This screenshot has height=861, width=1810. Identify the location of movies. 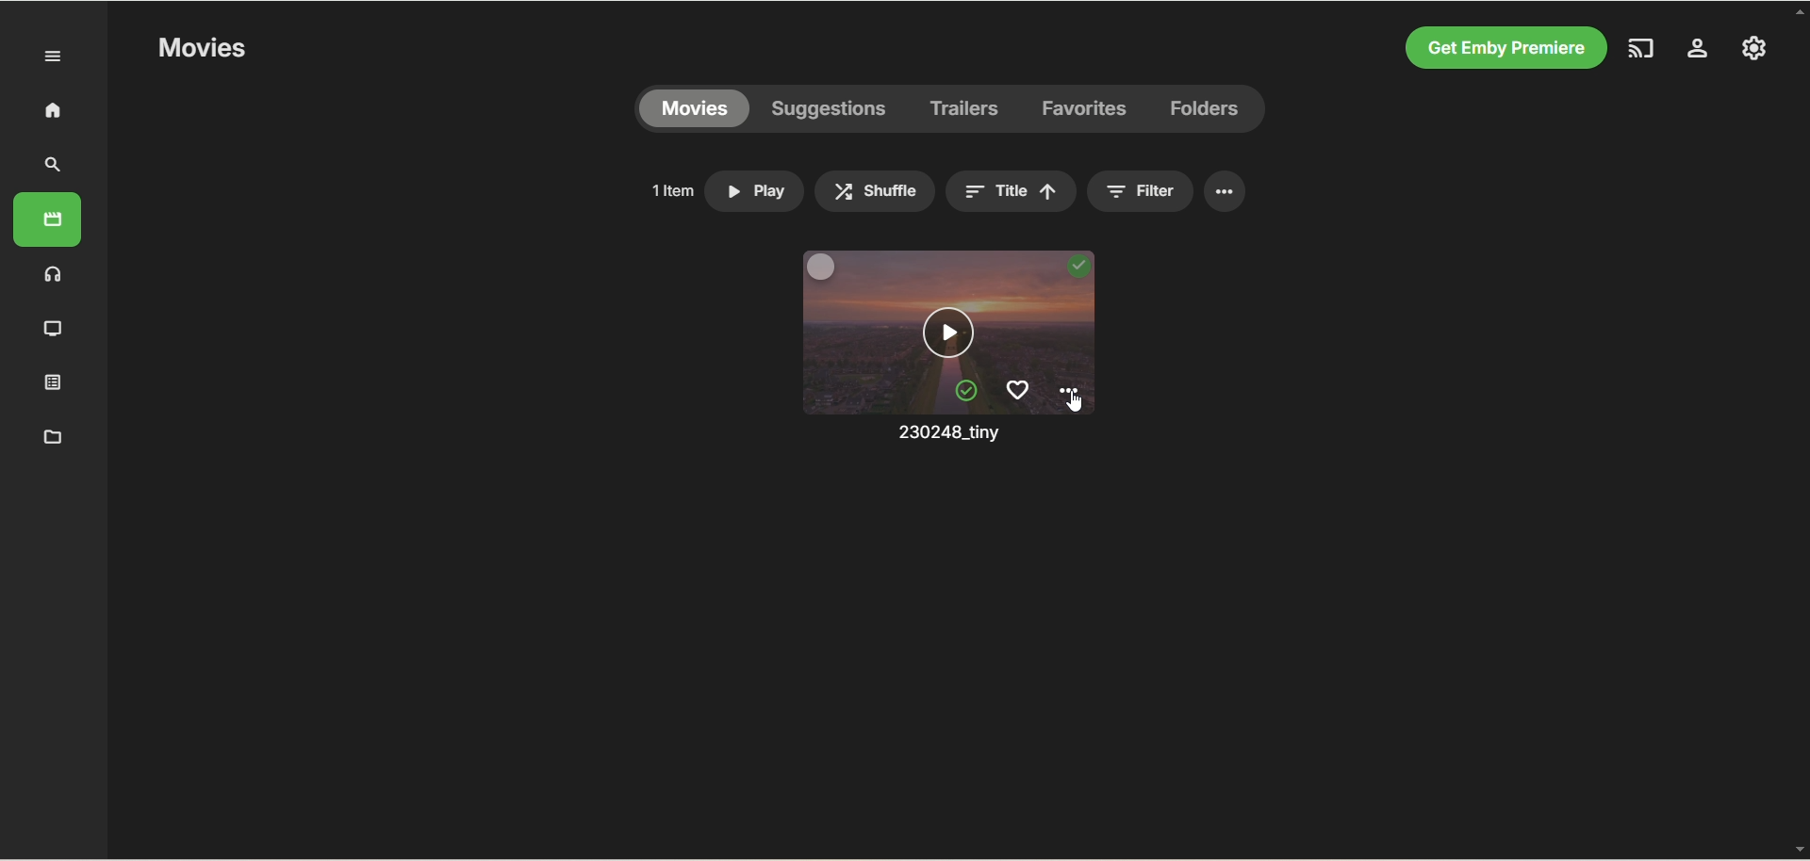
(47, 219).